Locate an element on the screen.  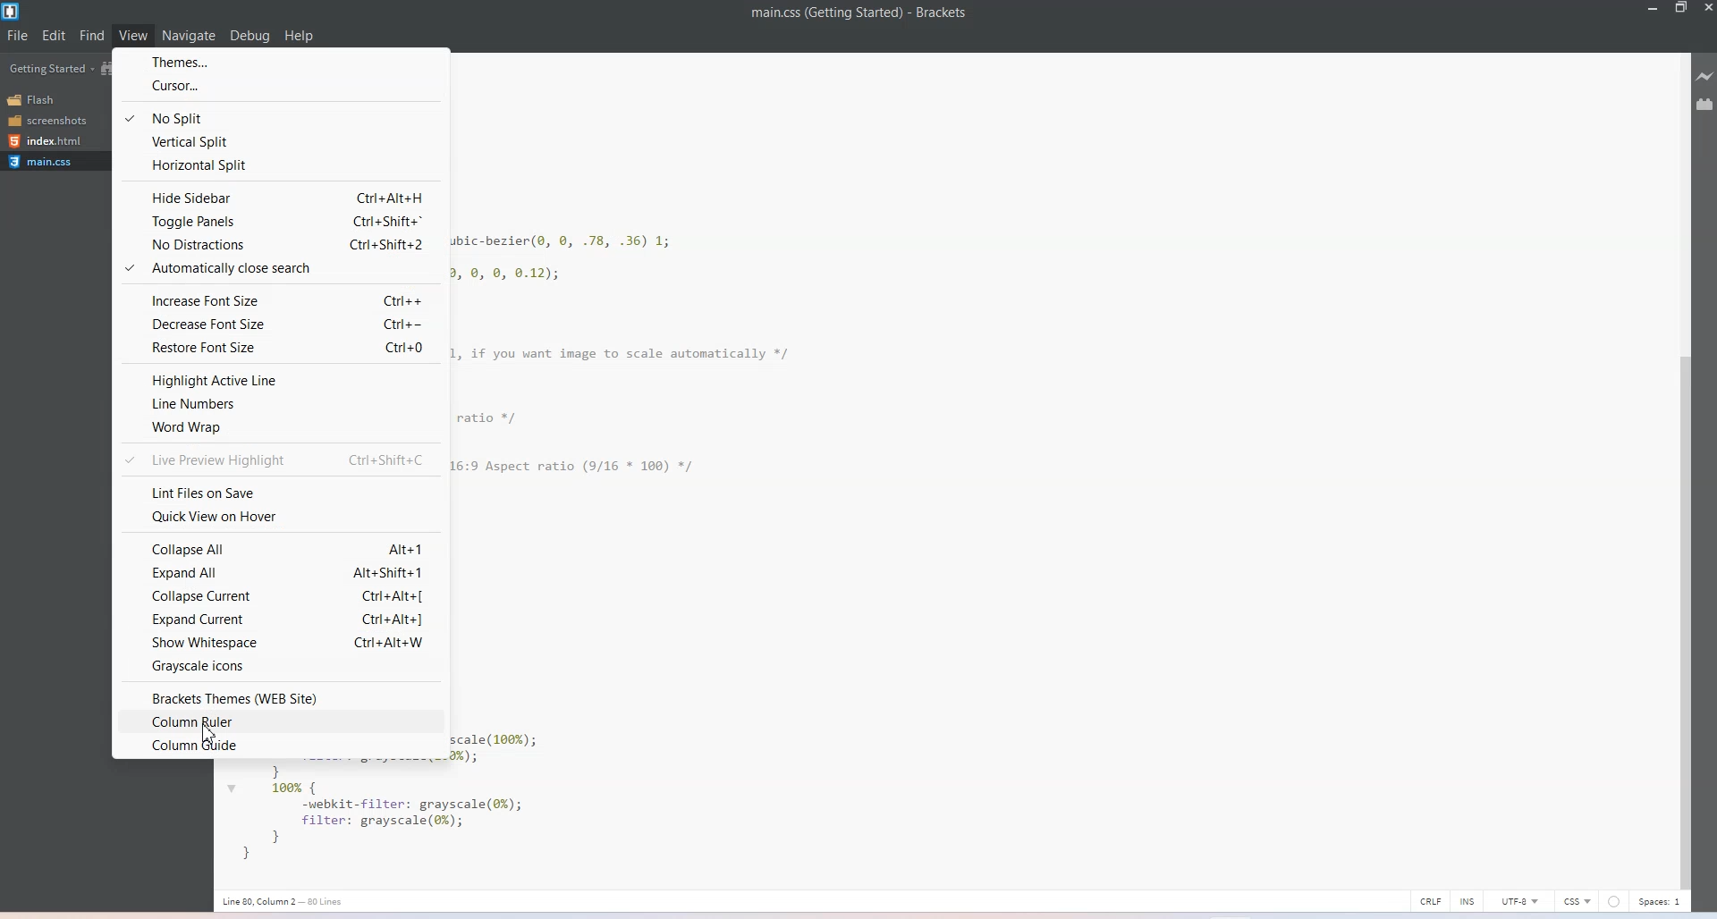
Word wrap is located at coordinates (279, 427).